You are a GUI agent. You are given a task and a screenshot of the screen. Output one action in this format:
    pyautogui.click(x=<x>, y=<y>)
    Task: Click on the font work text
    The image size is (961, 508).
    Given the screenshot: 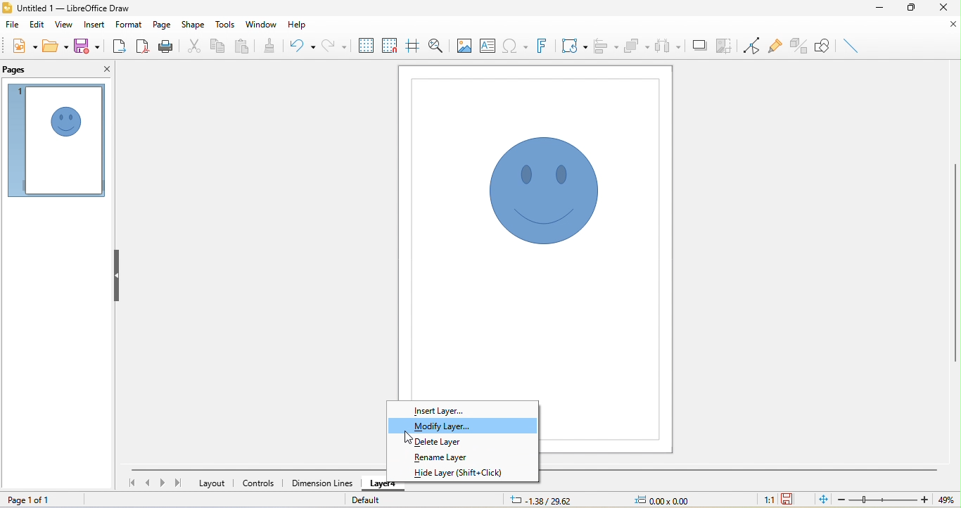 What is the action you would take?
    pyautogui.click(x=543, y=44)
    